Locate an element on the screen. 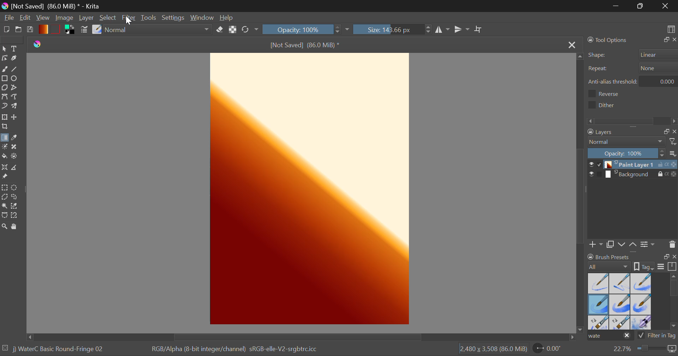  Zoom is located at coordinates (5, 227).